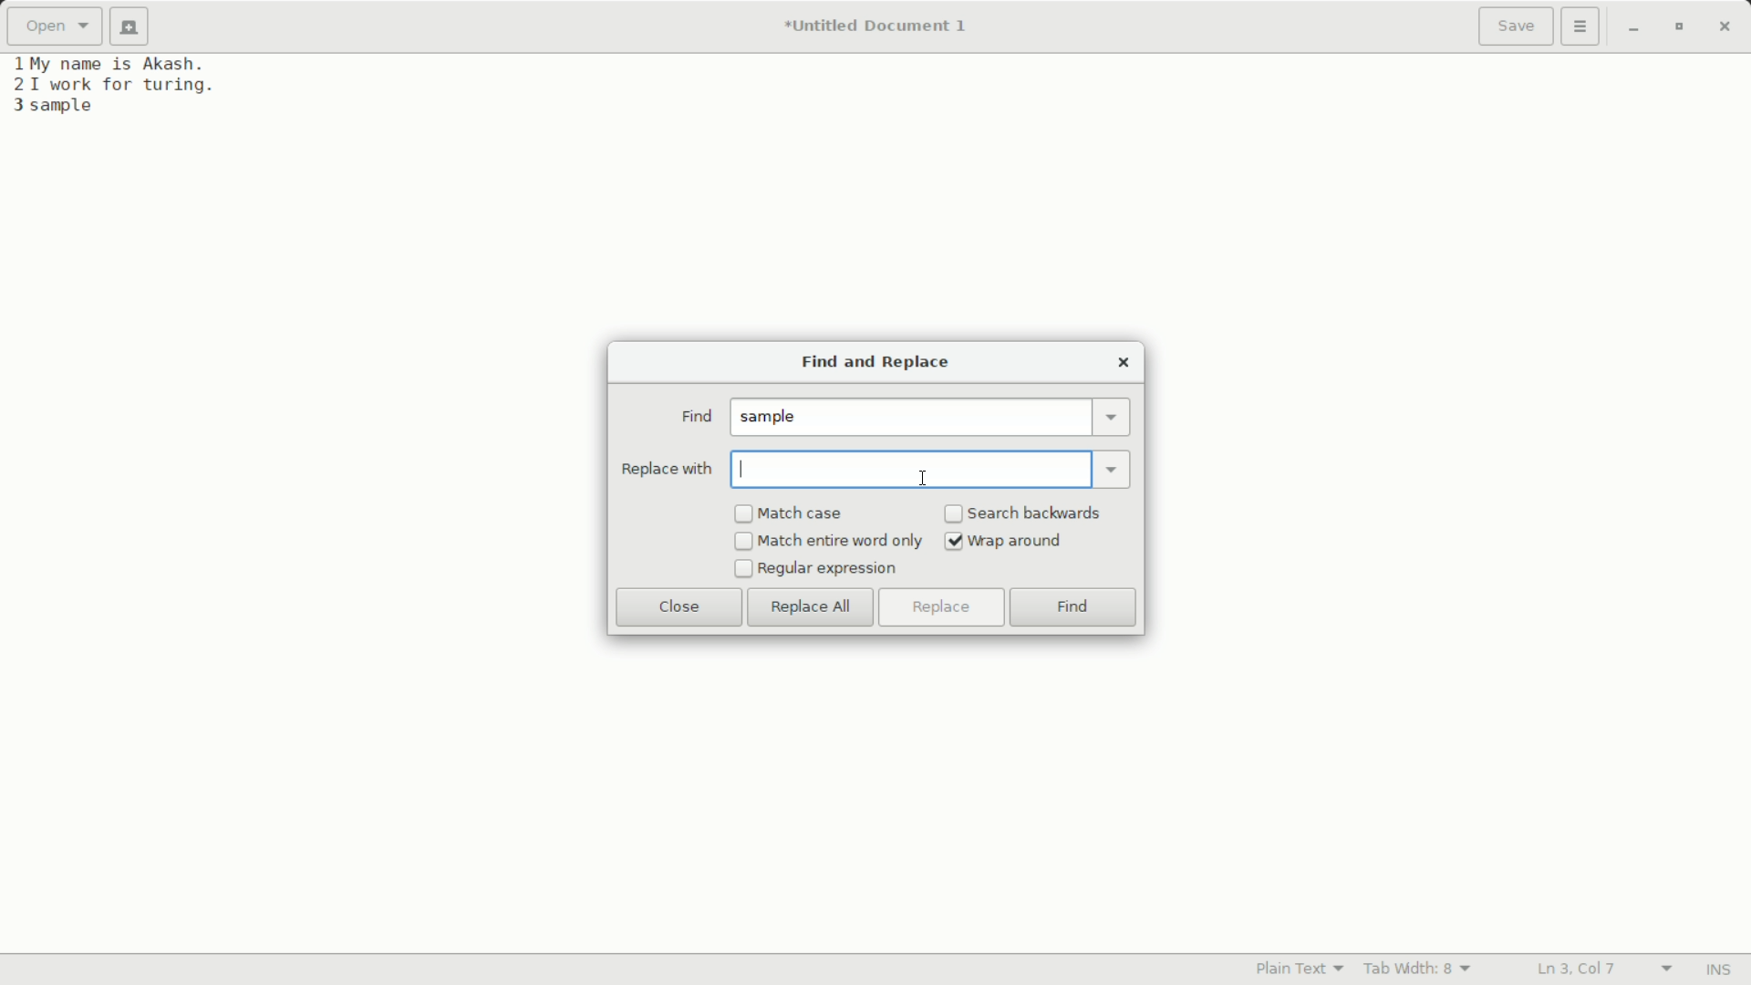 The width and height of the screenshot is (1751, 985). What do you see at coordinates (745, 468) in the screenshot?
I see `typing indicator cursor` at bounding box center [745, 468].